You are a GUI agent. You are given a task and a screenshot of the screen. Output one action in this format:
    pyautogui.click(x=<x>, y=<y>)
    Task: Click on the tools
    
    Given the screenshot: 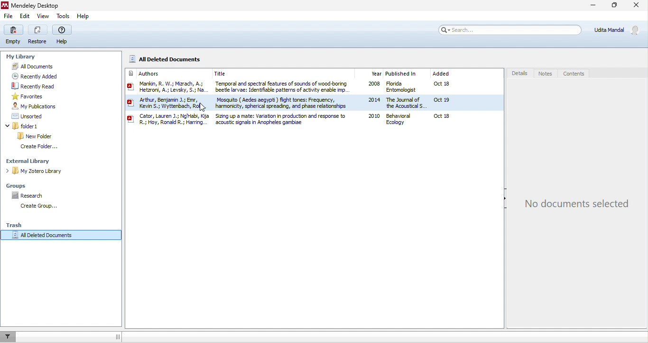 What is the action you would take?
    pyautogui.click(x=65, y=16)
    